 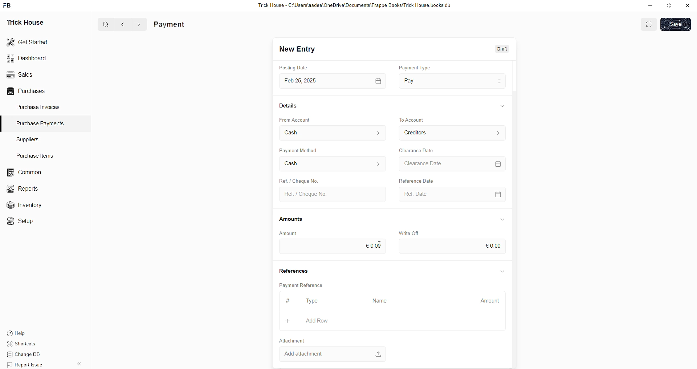 I want to click on Trick House - C:\Users\aadee\OneDrive\Documents\Frappe Books\Trick House books.db, so click(x=356, y=5).